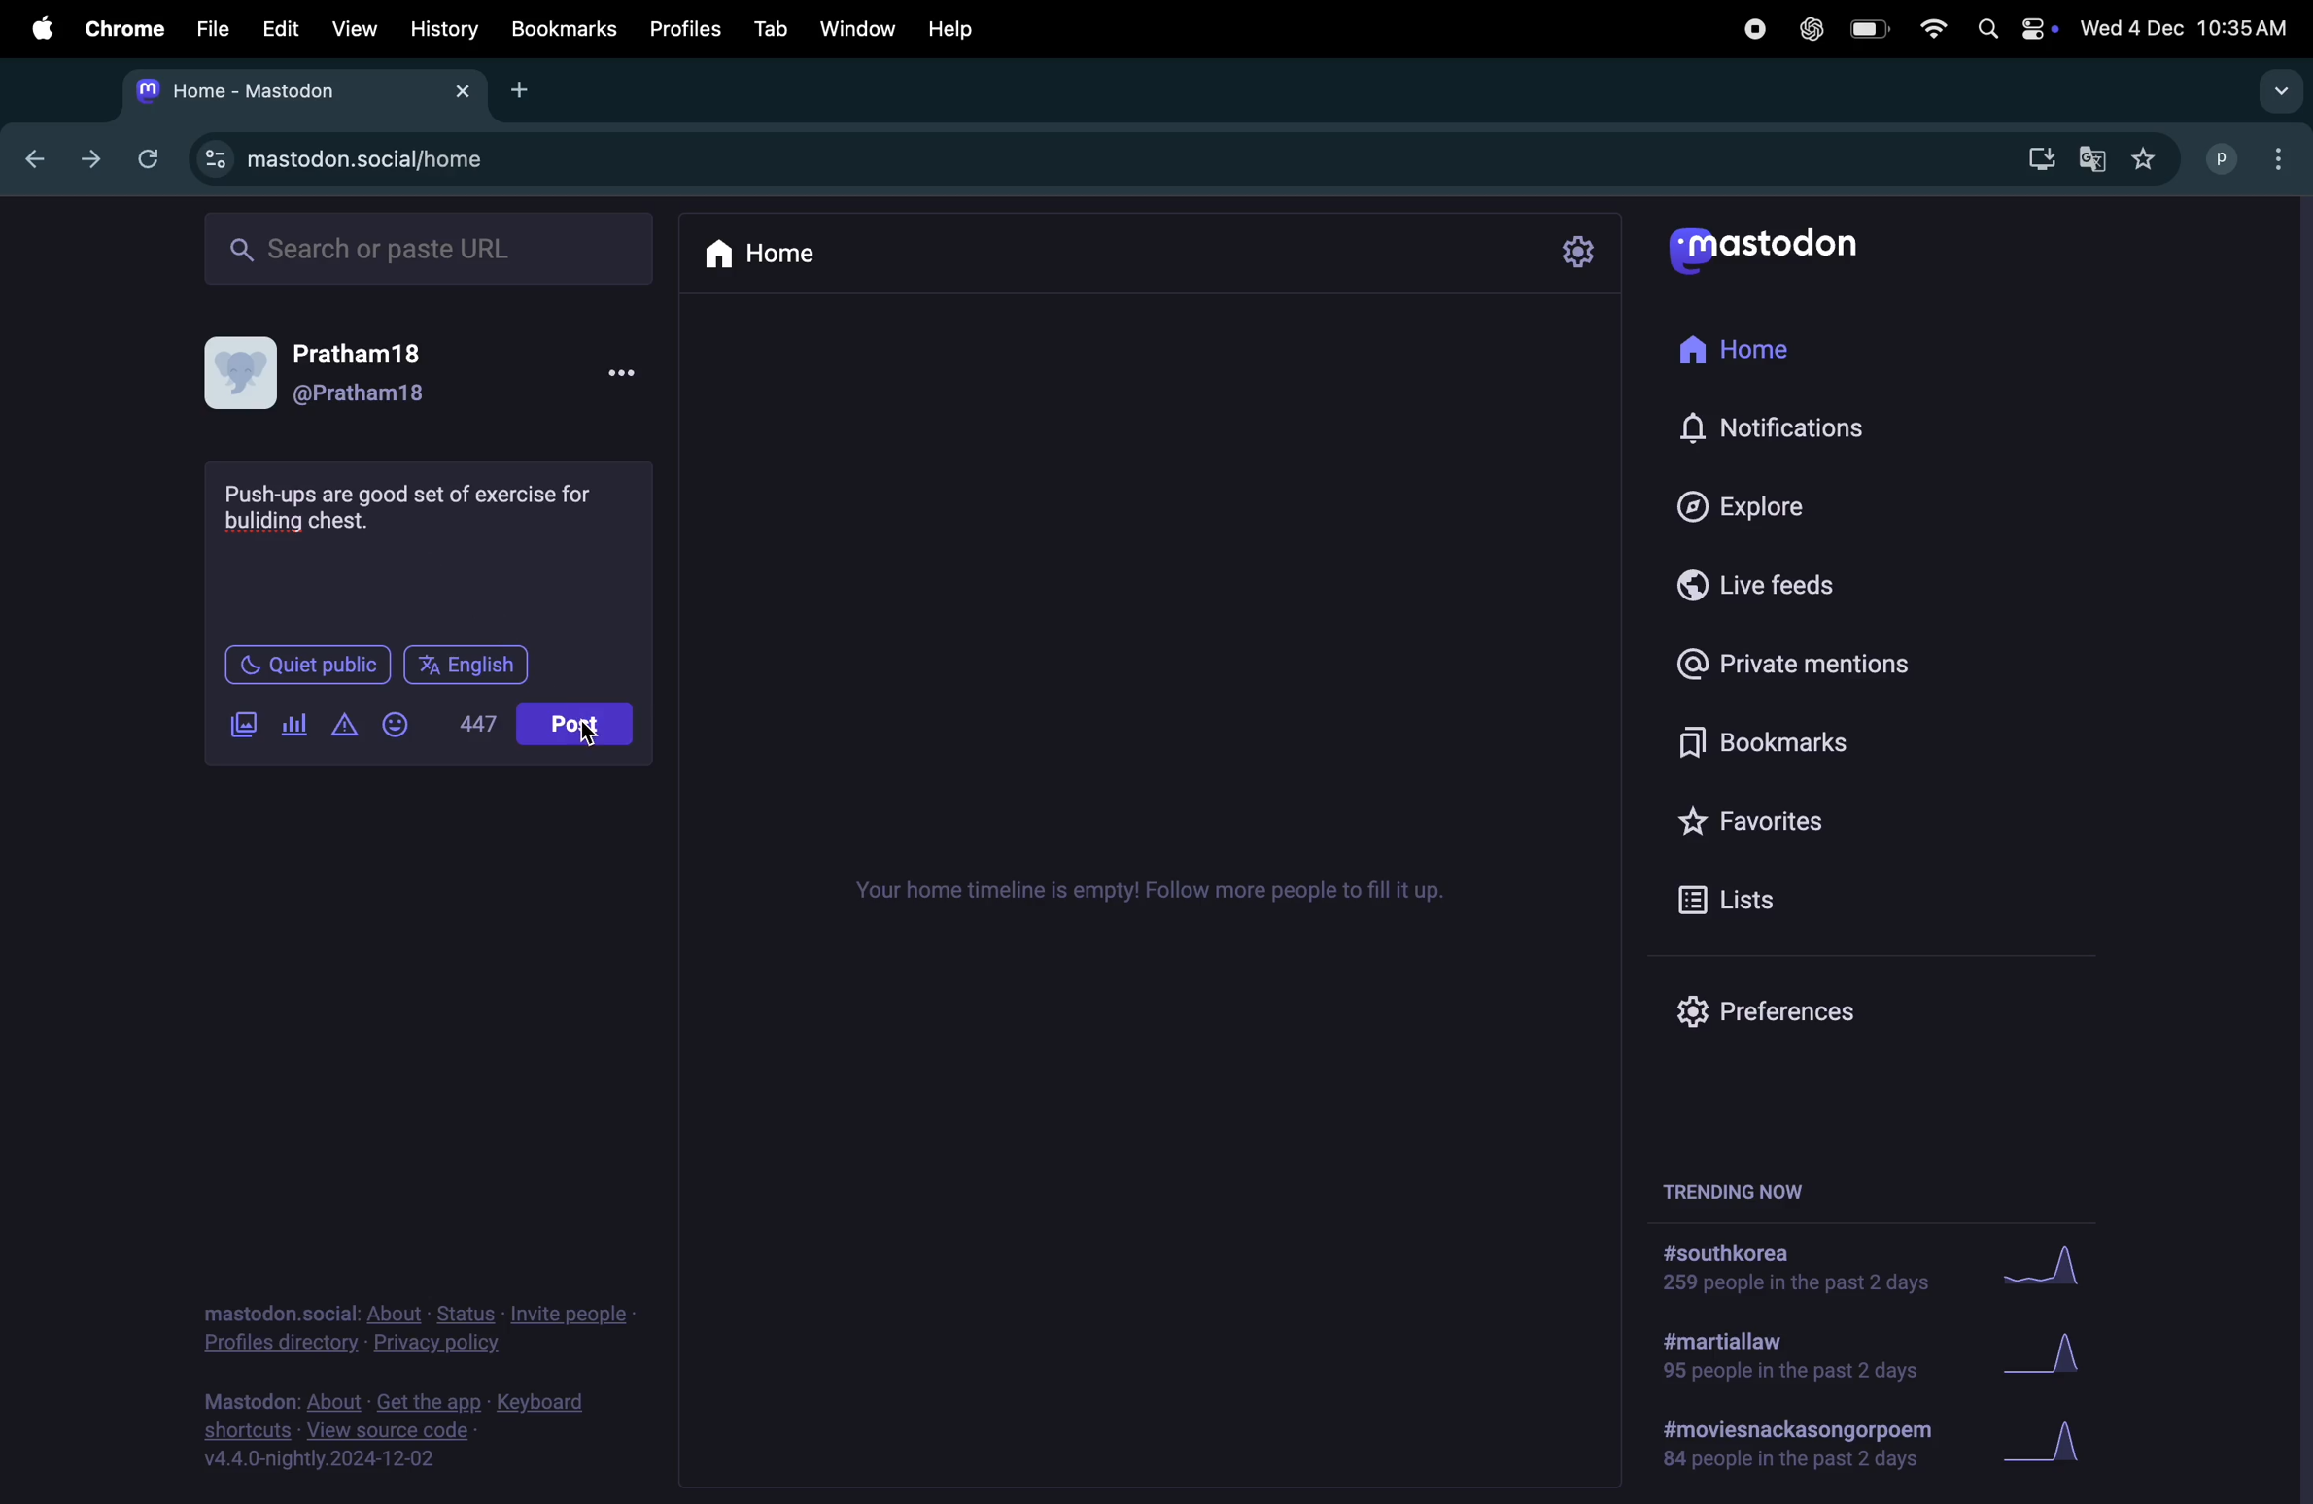 The height and width of the screenshot is (1504, 2313). Describe the element at coordinates (1757, 581) in the screenshot. I see `Live feeds` at that location.